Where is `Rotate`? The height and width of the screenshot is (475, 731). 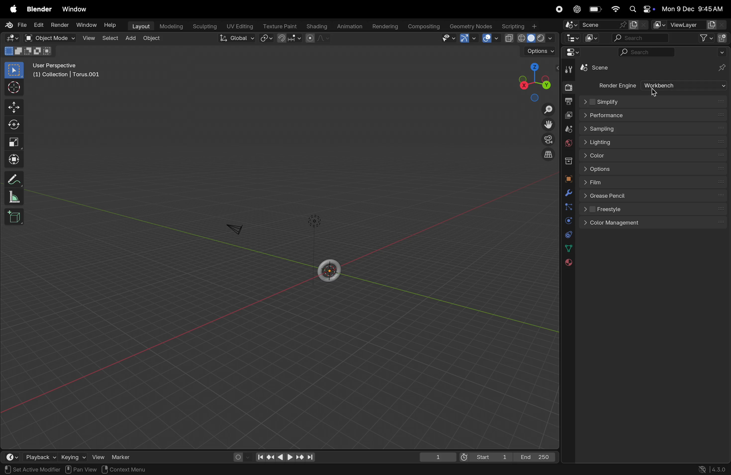 Rotate is located at coordinates (16, 125).